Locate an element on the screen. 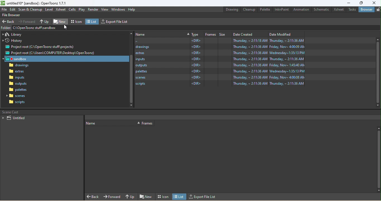  Forward is located at coordinates (112, 196).